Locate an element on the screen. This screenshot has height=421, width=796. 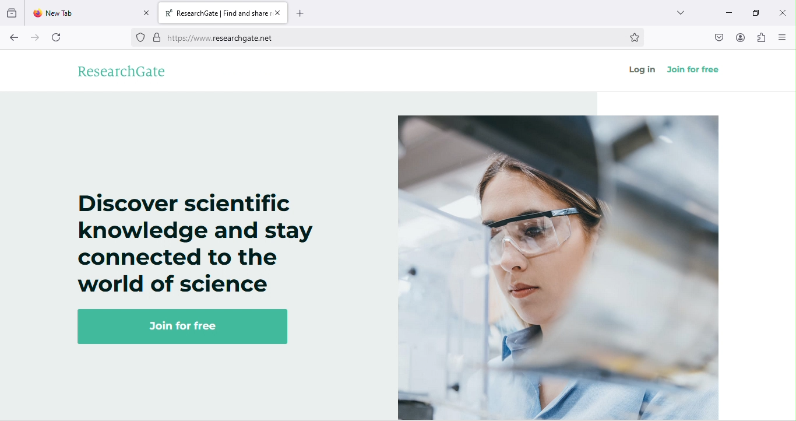
search tab is located at coordinates (685, 15).